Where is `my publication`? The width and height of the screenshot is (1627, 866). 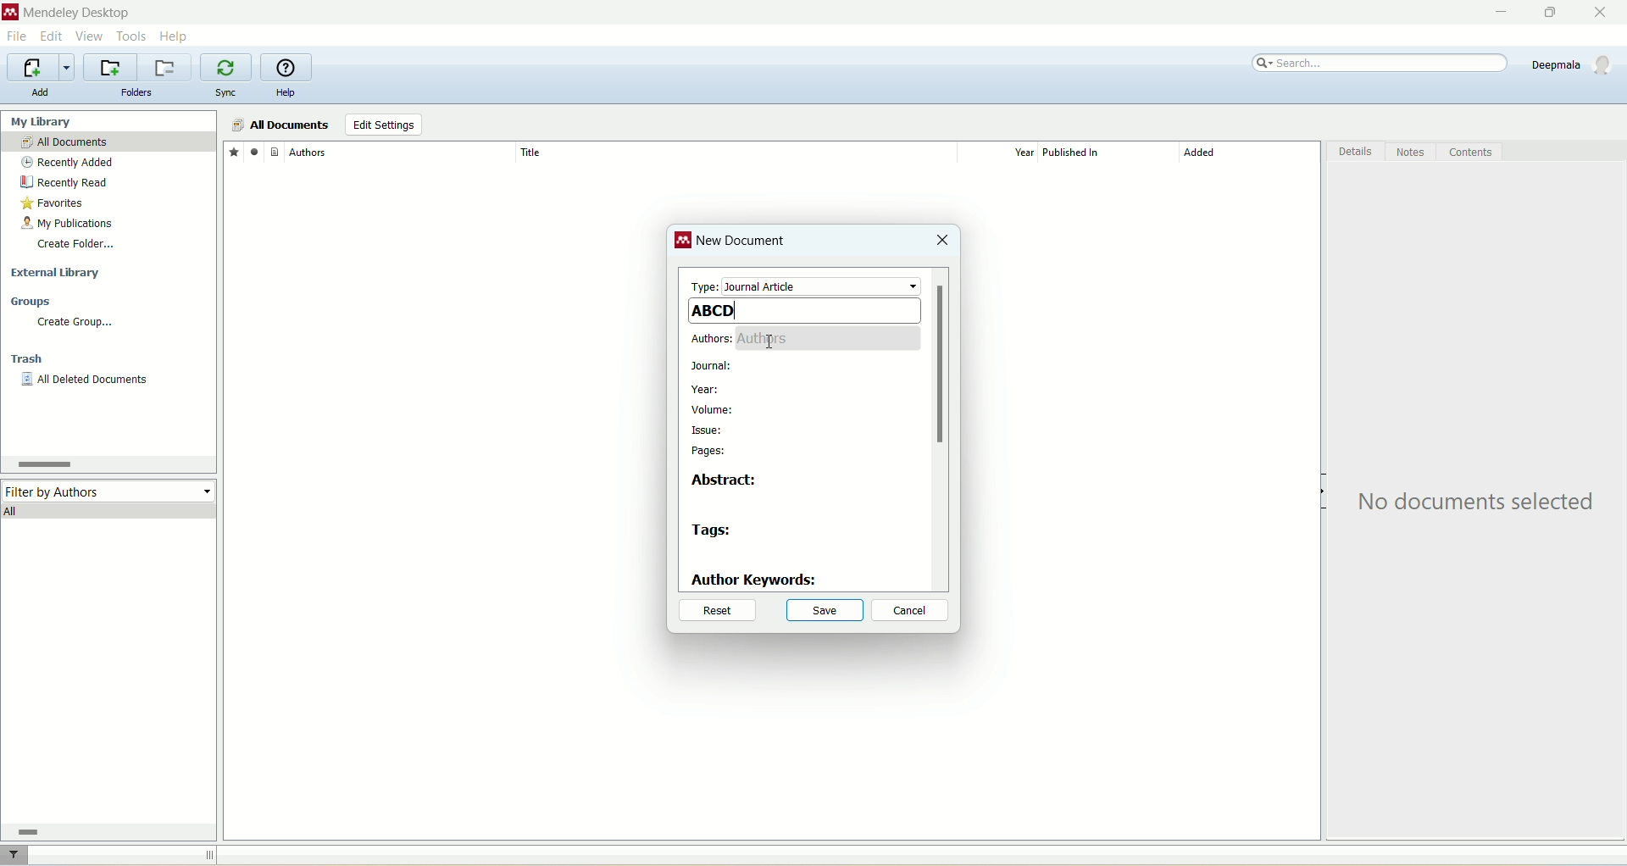 my publication is located at coordinates (70, 225).